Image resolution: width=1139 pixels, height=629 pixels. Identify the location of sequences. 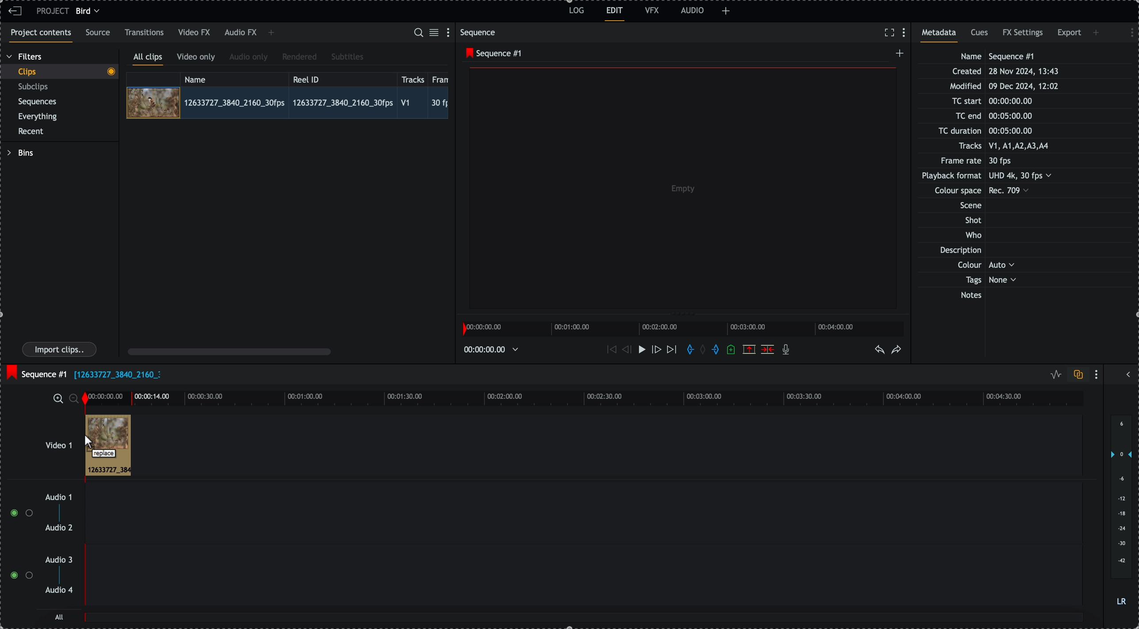
(38, 103).